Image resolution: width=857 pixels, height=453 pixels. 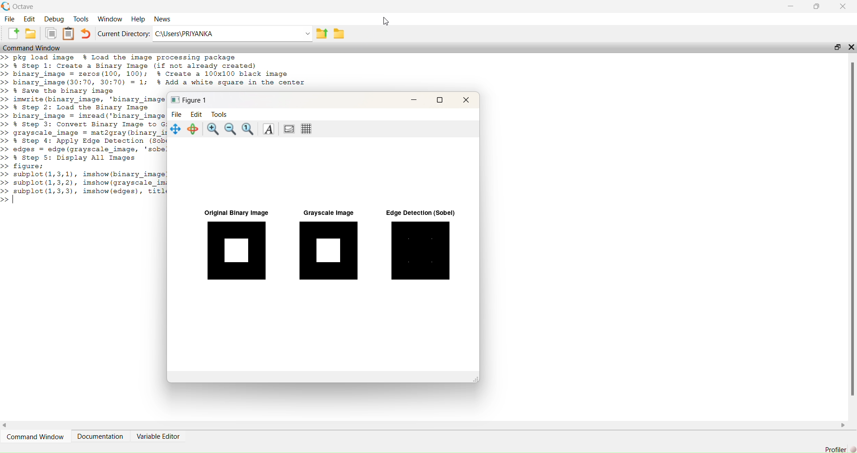 I want to click on edit, so click(x=197, y=114).